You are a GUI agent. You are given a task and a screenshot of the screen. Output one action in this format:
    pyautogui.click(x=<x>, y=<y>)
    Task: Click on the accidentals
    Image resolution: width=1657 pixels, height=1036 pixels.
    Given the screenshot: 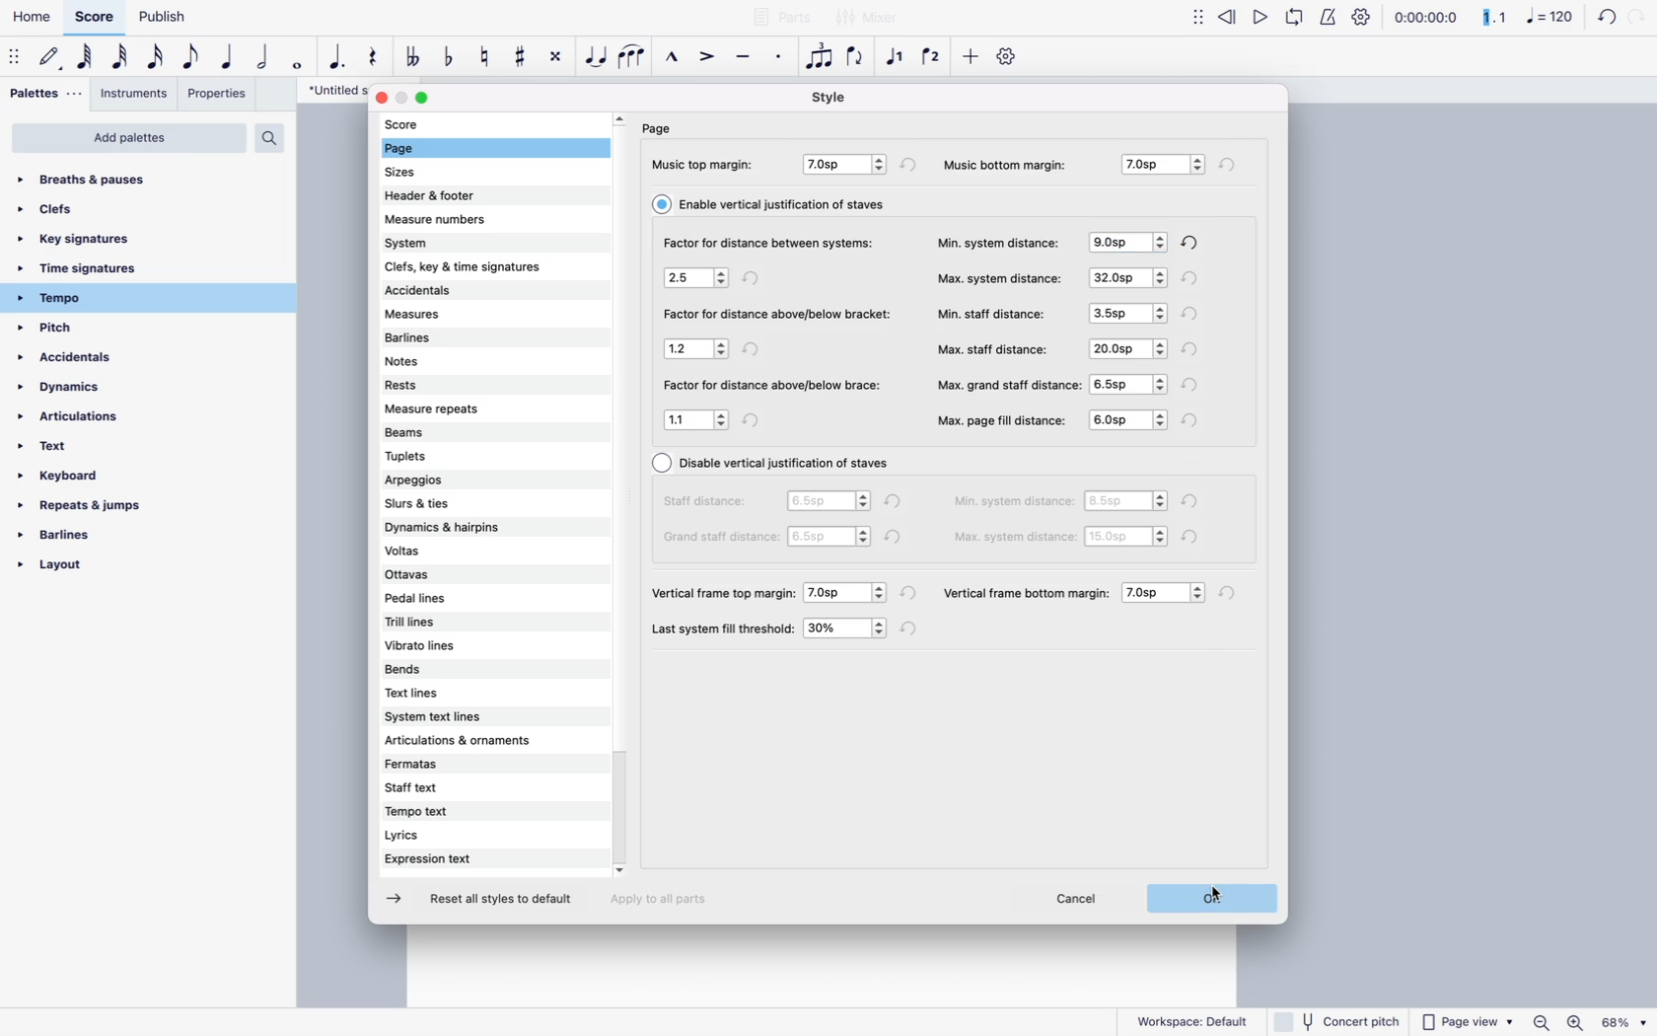 What is the action you would take?
    pyautogui.click(x=462, y=292)
    